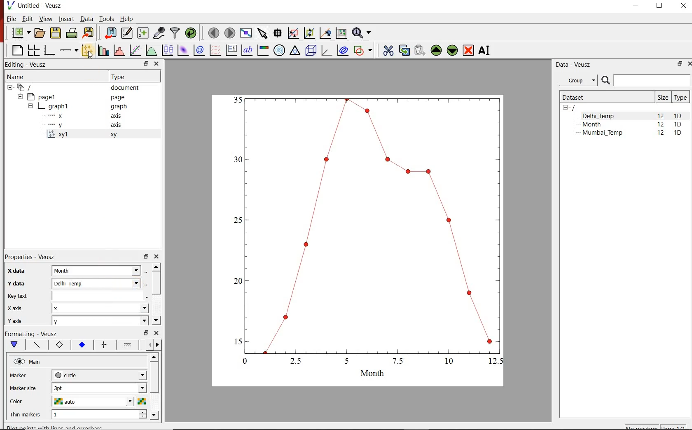 Image resolution: width=692 pixels, height=430 pixels. What do you see at coordinates (143, 33) in the screenshot?
I see `create new datasets using available options` at bounding box center [143, 33].